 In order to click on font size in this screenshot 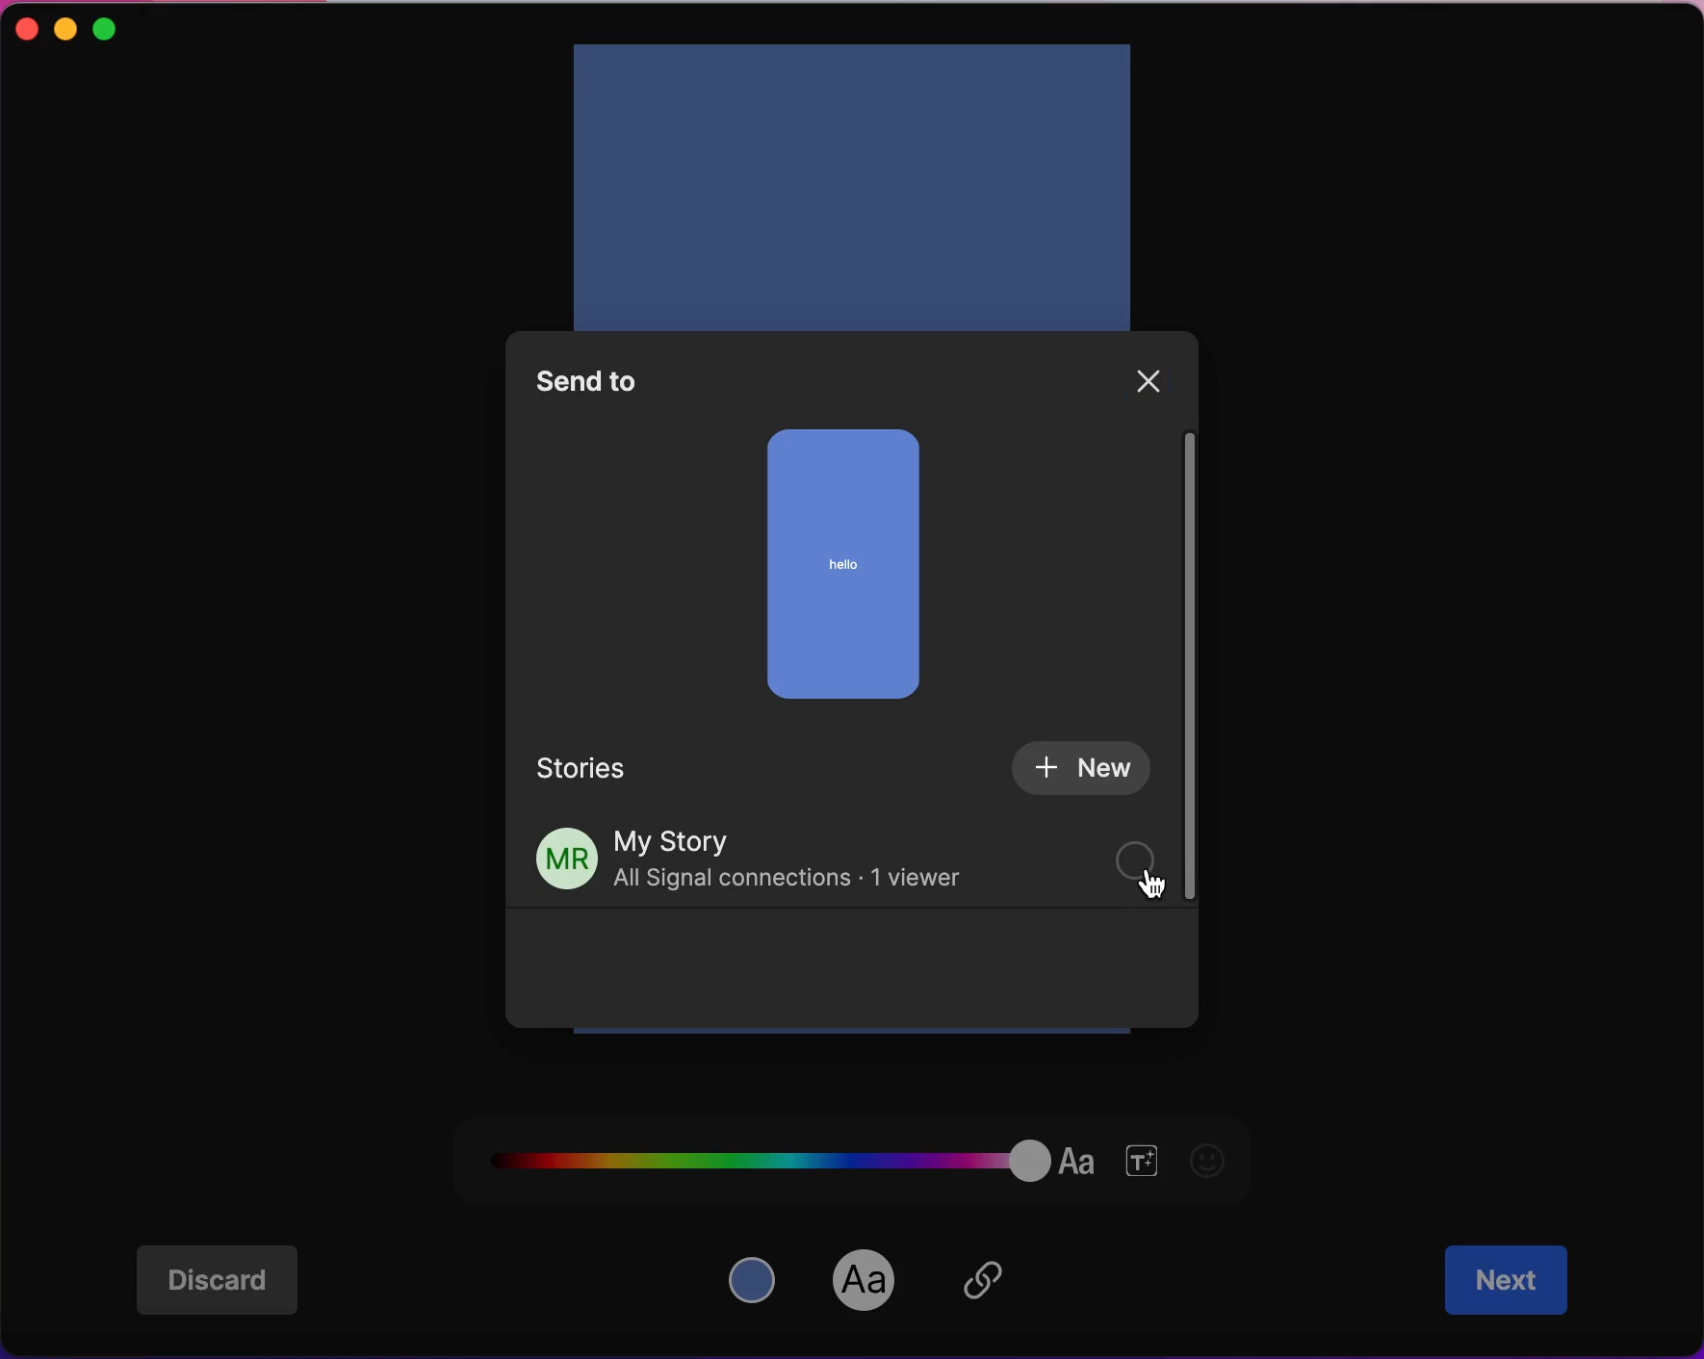, I will do `click(1142, 1157)`.